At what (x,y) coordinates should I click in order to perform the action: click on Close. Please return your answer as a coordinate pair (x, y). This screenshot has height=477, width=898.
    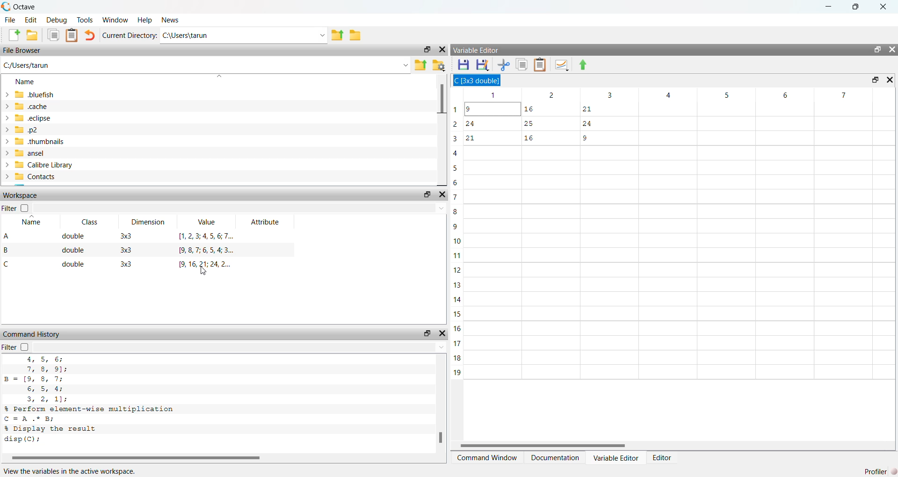
    Looking at the image, I should click on (884, 7).